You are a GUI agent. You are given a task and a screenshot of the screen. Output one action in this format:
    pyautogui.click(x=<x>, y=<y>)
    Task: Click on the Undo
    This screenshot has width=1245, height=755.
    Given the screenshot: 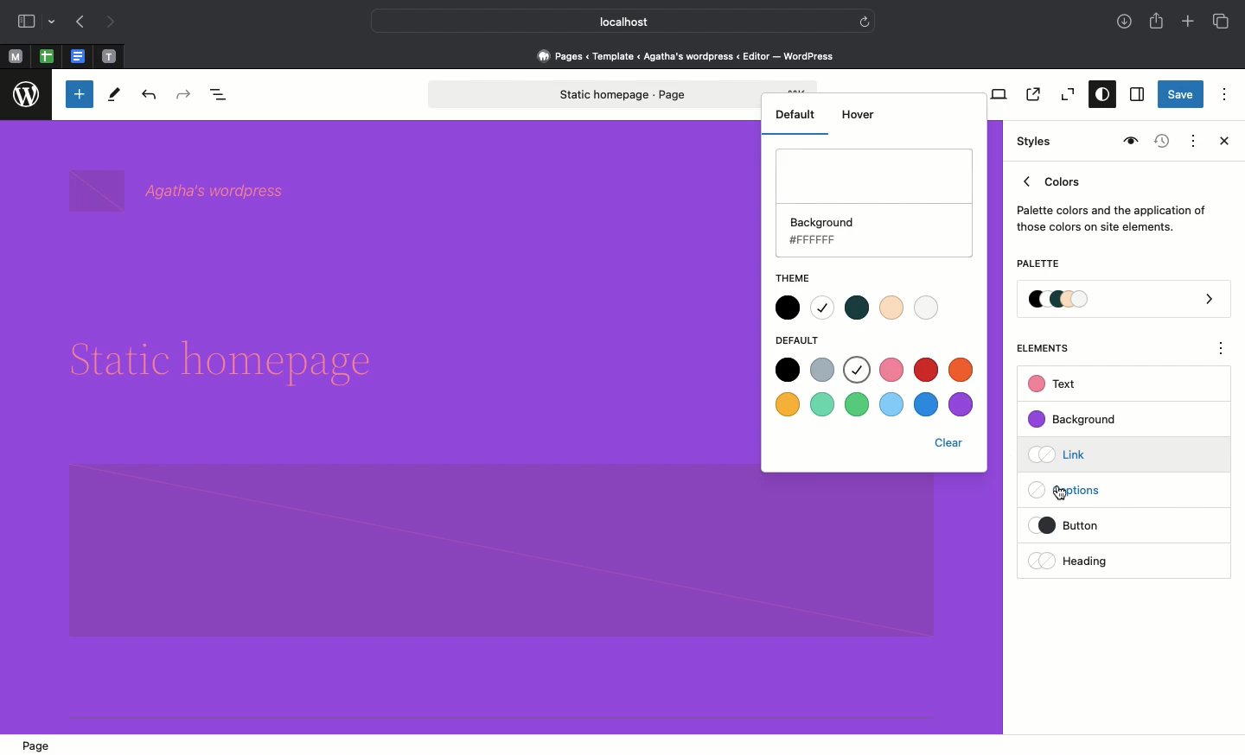 What is the action you would take?
    pyautogui.click(x=149, y=96)
    